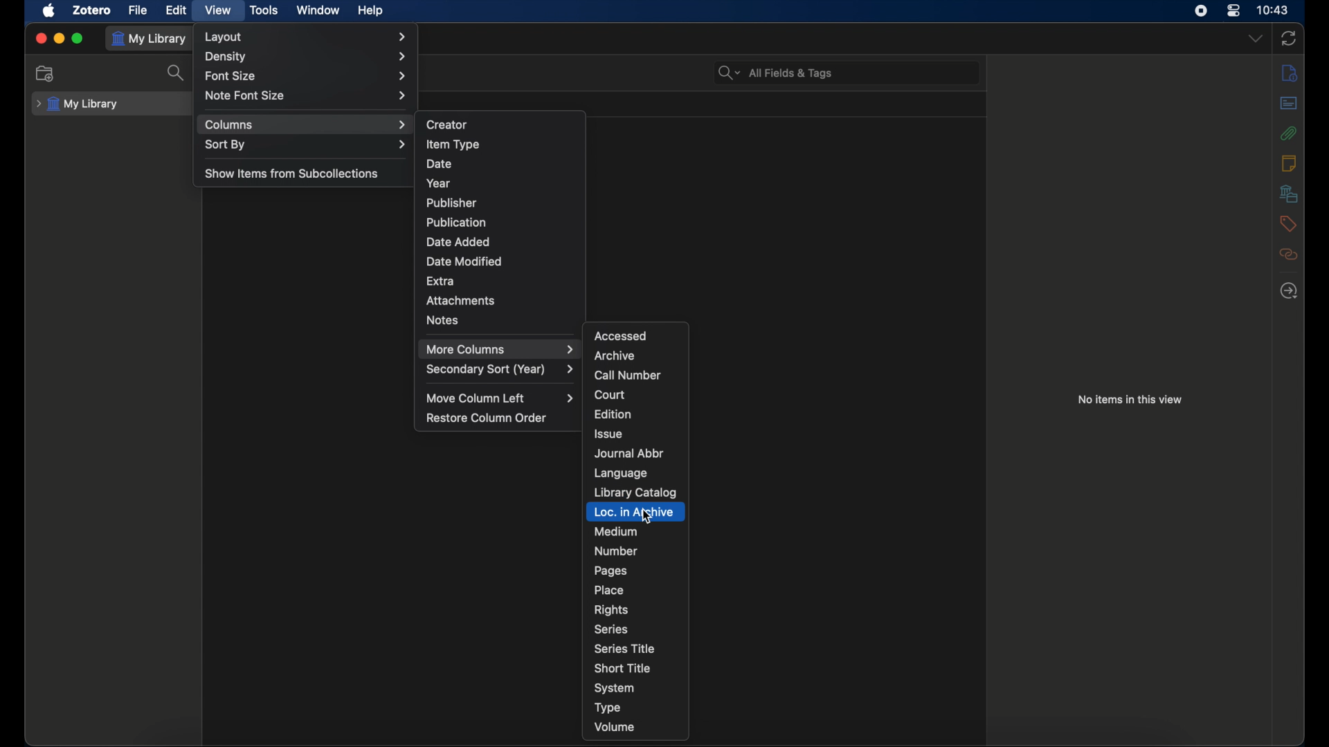  I want to click on locate, so click(1289, 291).